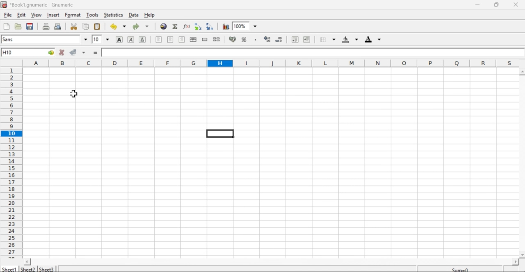 The image size is (525, 272). I want to click on Icon, so click(281, 39).